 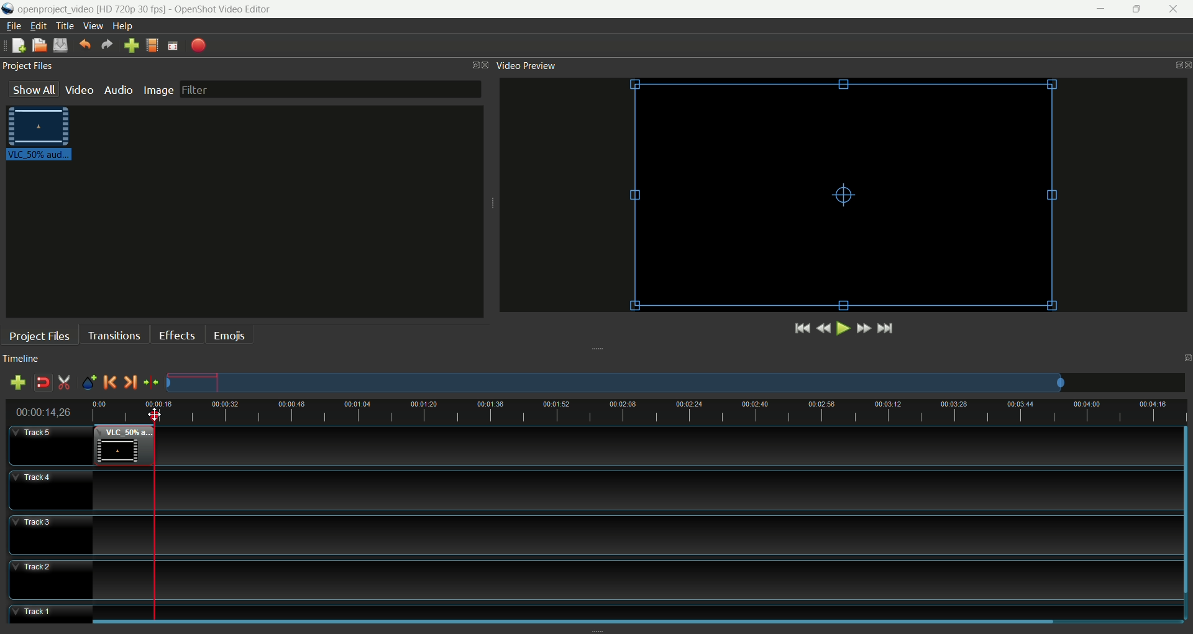 What do you see at coordinates (52, 581) in the screenshot?
I see `track2` at bounding box center [52, 581].